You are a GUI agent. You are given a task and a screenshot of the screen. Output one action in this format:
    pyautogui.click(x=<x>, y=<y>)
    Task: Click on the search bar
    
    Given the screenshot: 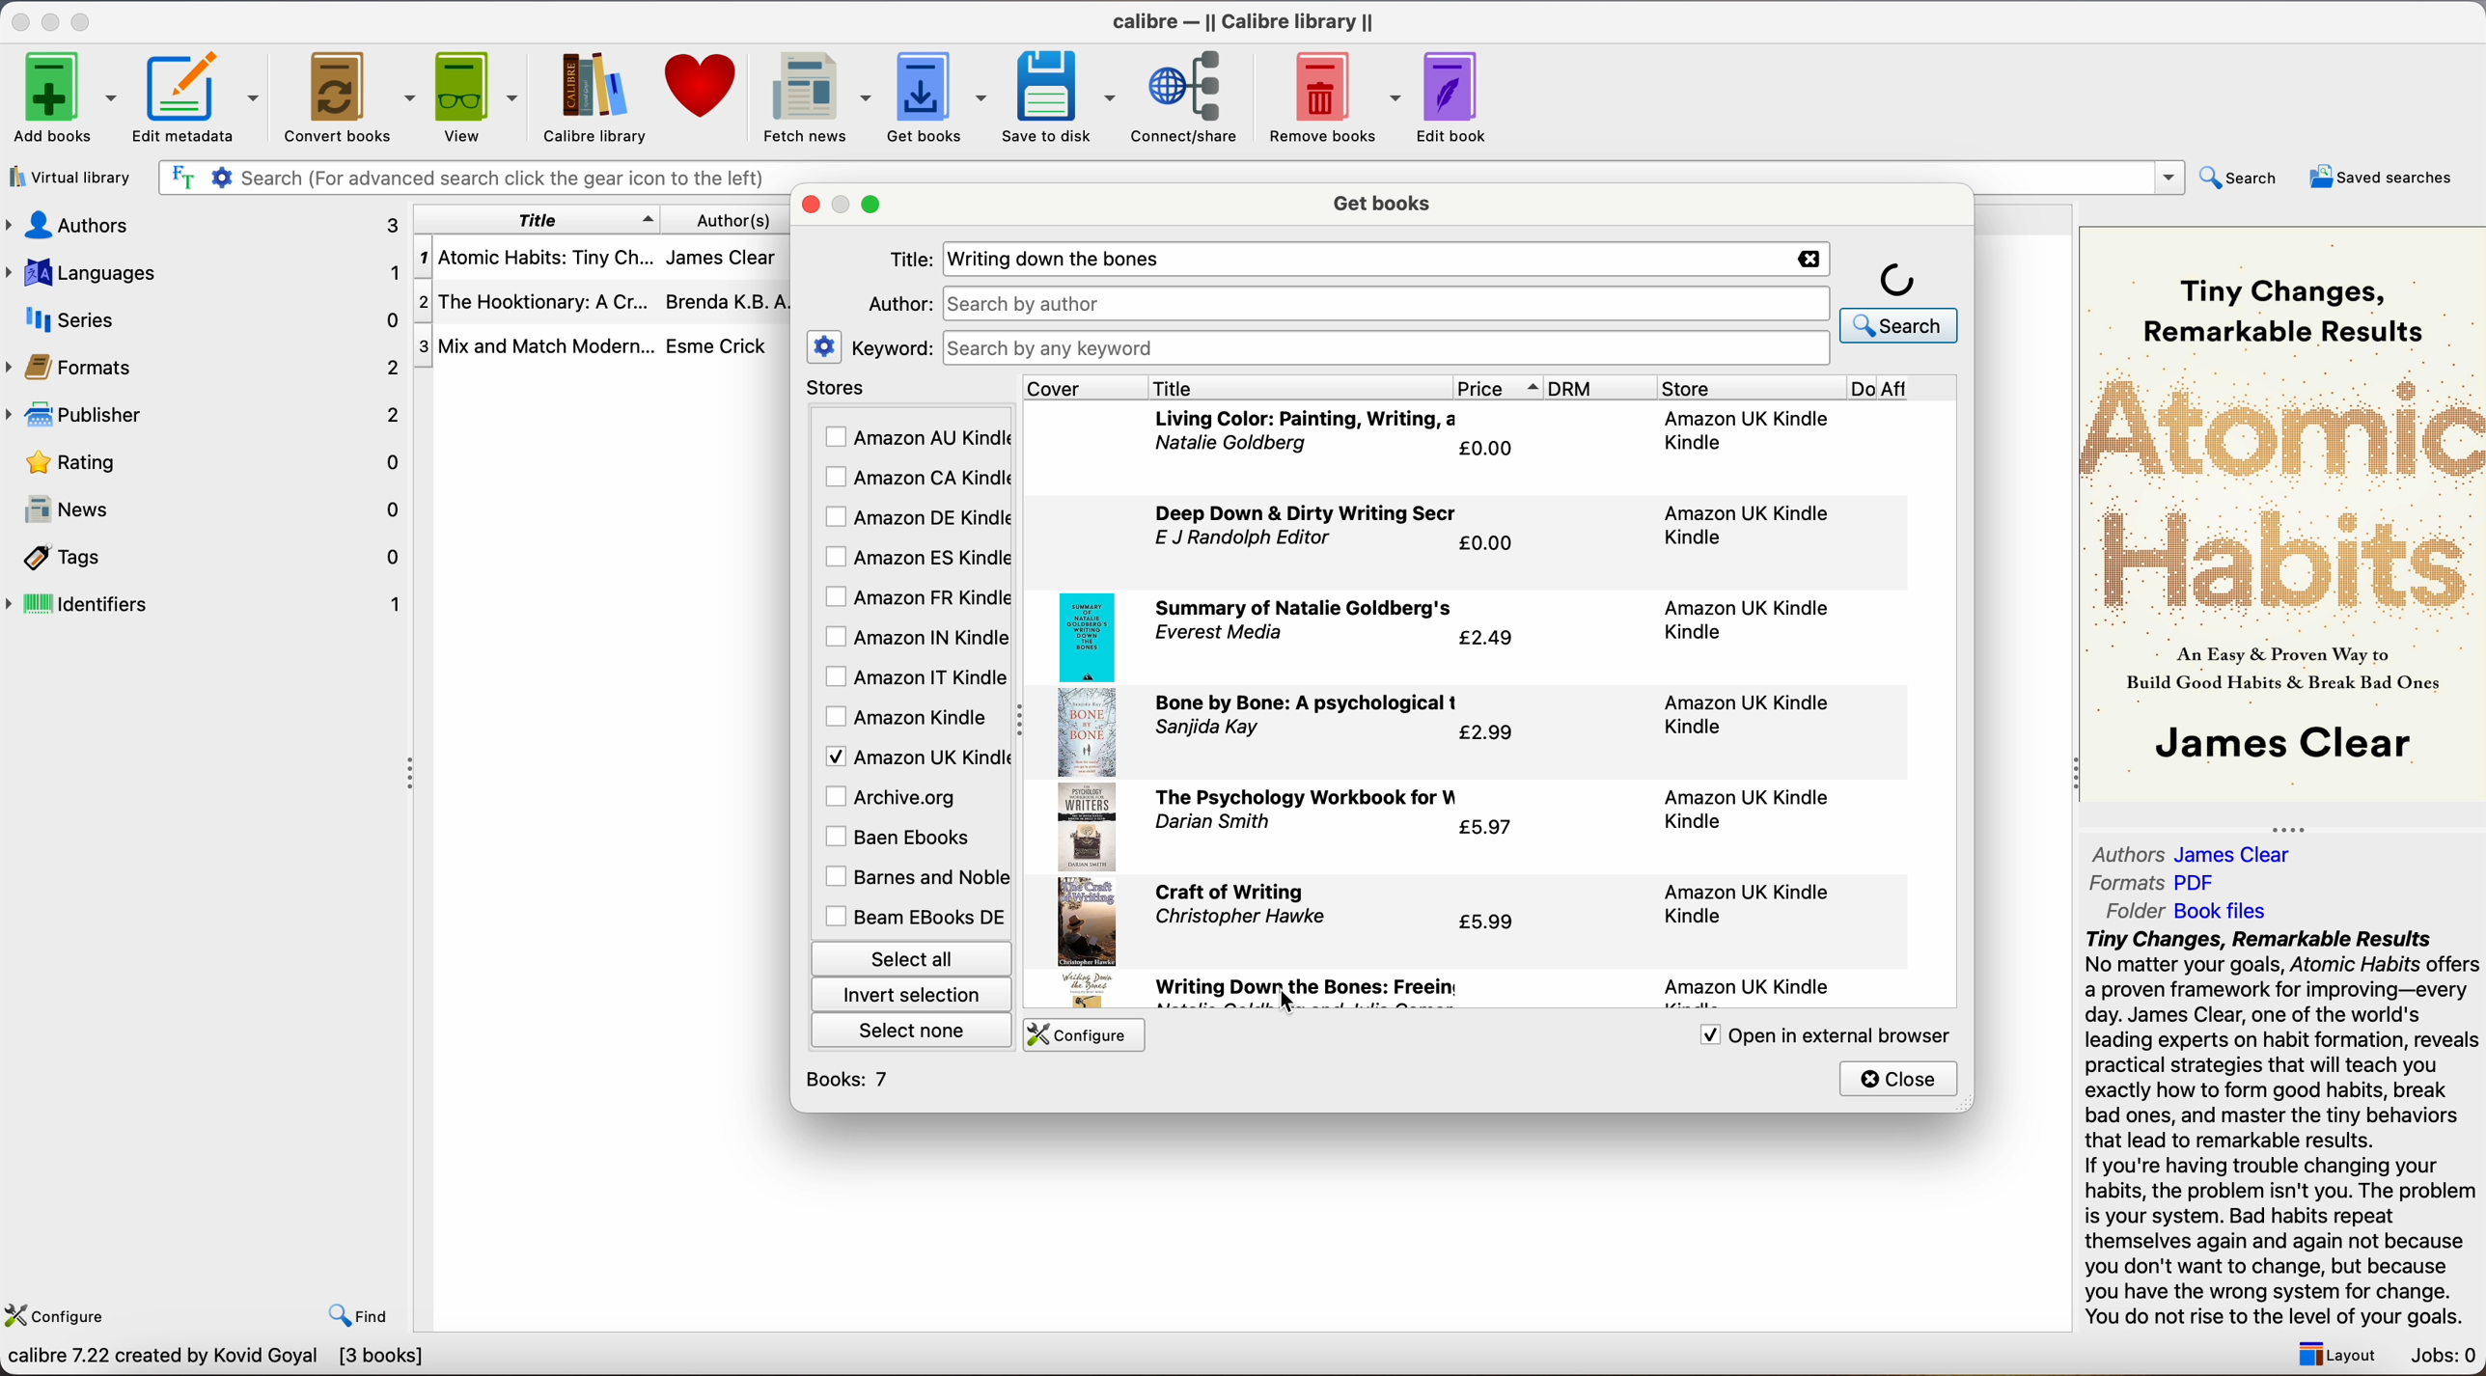 What is the action you would take?
    pyautogui.click(x=1388, y=302)
    